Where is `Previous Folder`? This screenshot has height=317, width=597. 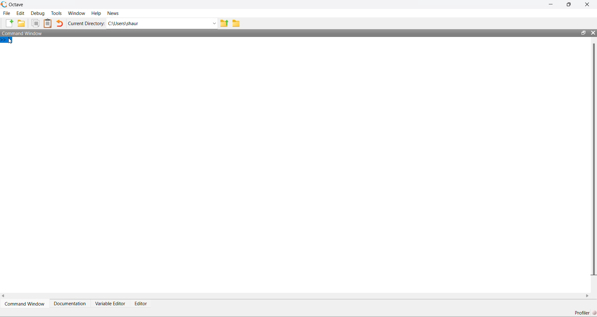
Previous Folder is located at coordinates (224, 23).